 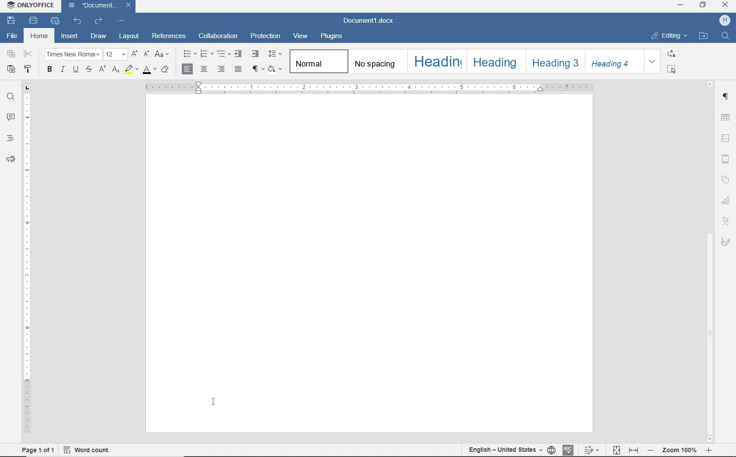 What do you see at coordinates (99, 21) in the screenshot?
I see `redo` at bounding box center [99, 21].